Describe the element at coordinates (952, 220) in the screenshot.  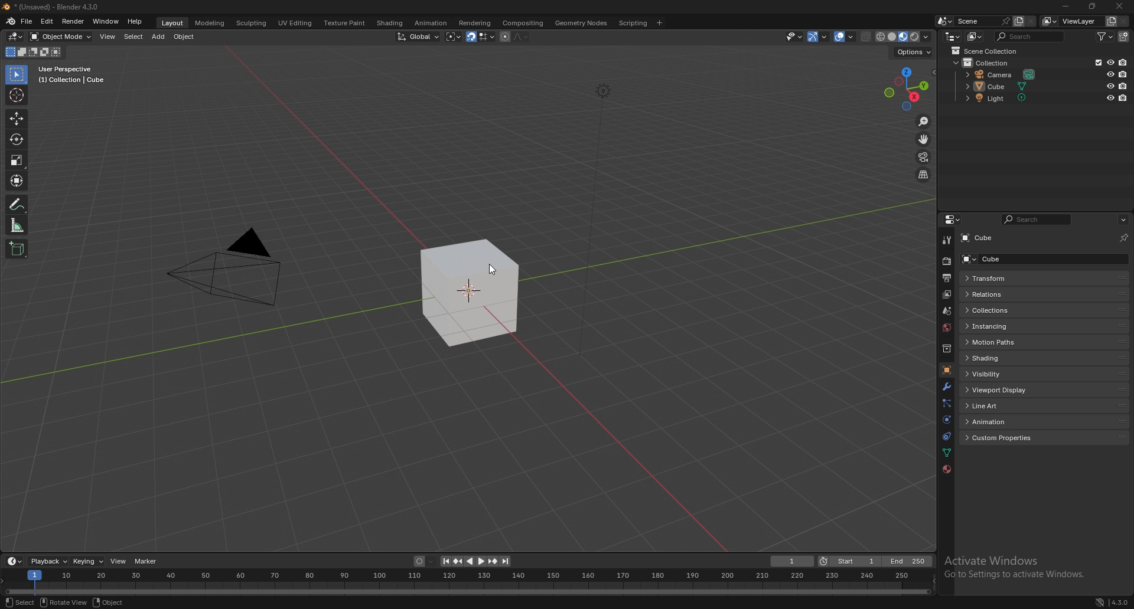
I see `editor type` at that location.